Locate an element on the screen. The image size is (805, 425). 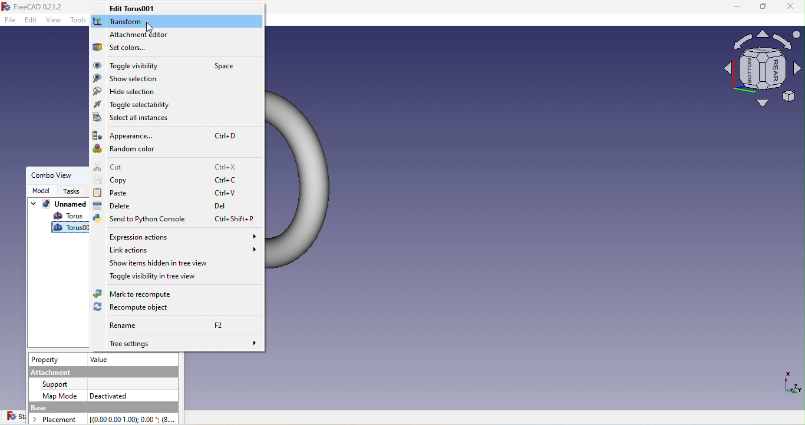
Transform is located at coordinates (120, 21).